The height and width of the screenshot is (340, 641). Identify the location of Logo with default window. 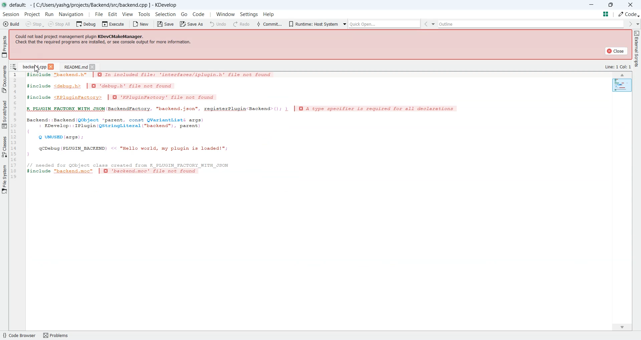
(86, 5).